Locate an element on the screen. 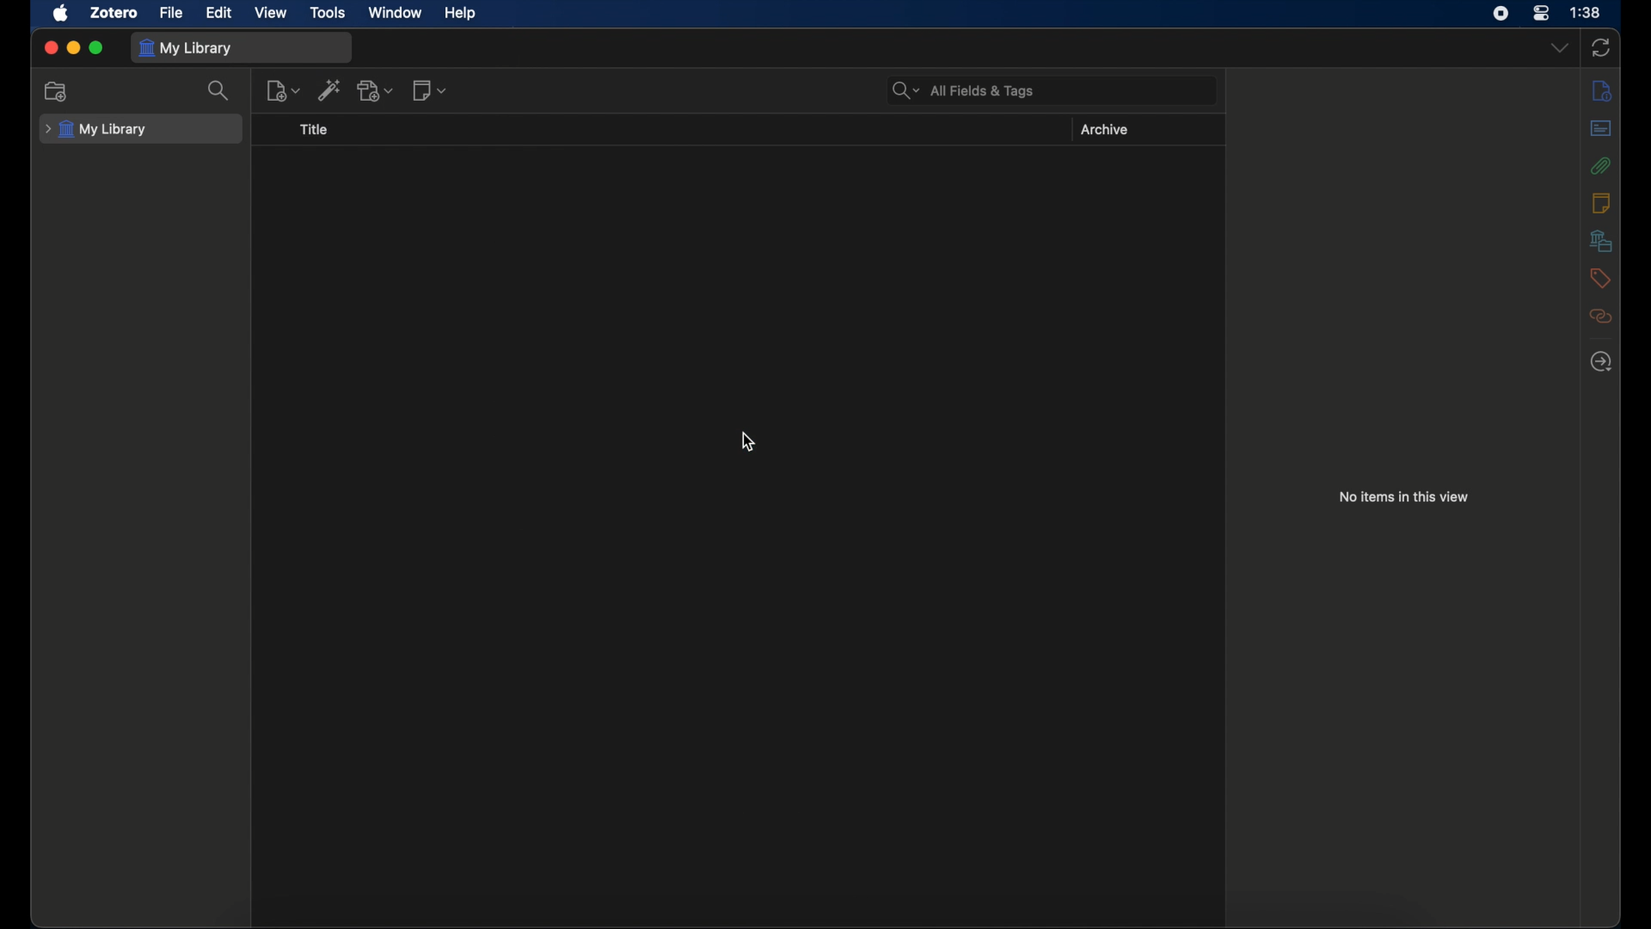 The image size is (1651, 929). help is located at coordinates (459, 13).